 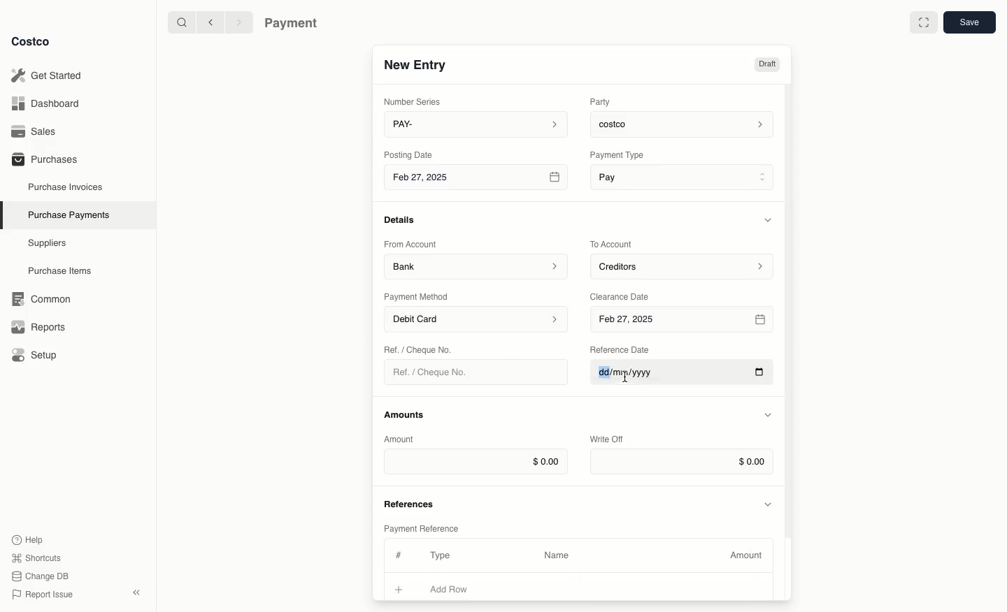 What do you see at coordinates (399, 588) in the screenshot?
I see `Add` at bounding box center [399, 588].